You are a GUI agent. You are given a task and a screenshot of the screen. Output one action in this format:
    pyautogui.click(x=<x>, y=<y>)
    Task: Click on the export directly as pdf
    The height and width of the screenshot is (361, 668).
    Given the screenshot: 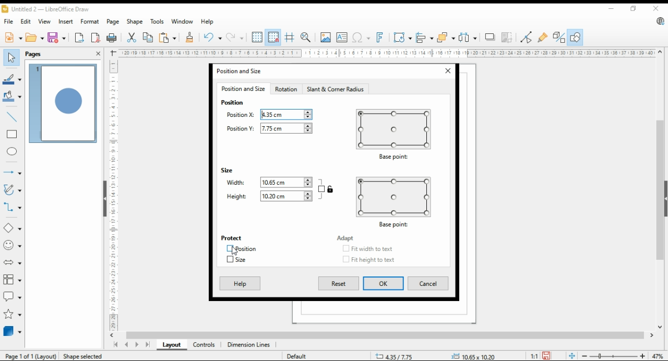 What is the action you would take?
    pyautogui.click(x=96, y=37)
    